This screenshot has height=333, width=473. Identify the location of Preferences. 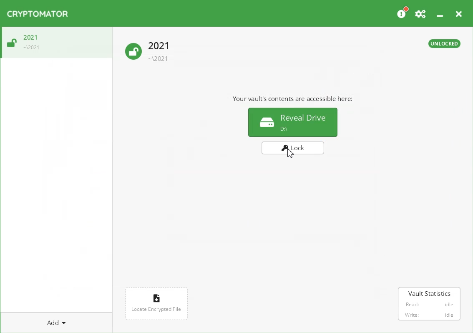
(421, 13).